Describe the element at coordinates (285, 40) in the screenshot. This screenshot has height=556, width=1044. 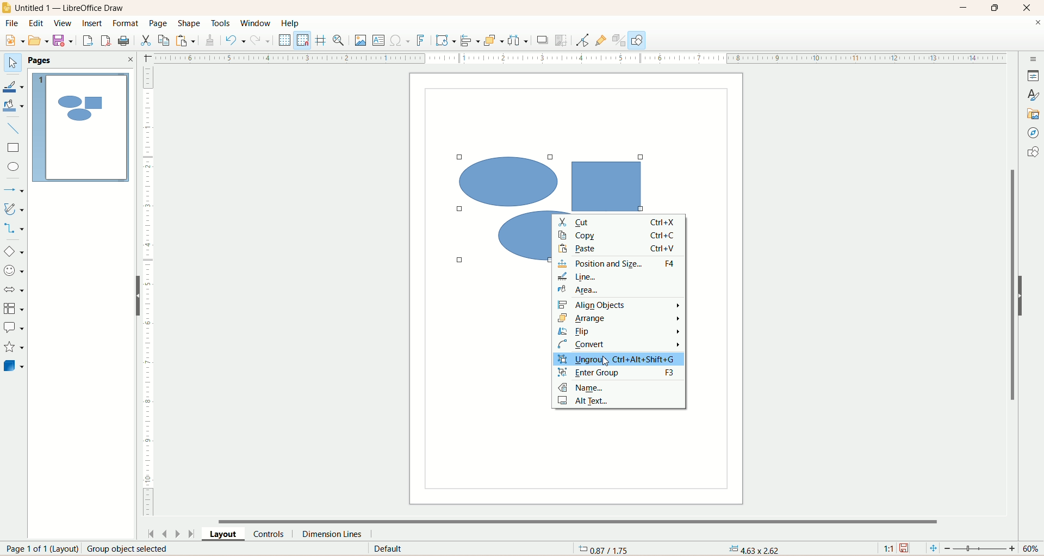
I see `display grid` at that location.